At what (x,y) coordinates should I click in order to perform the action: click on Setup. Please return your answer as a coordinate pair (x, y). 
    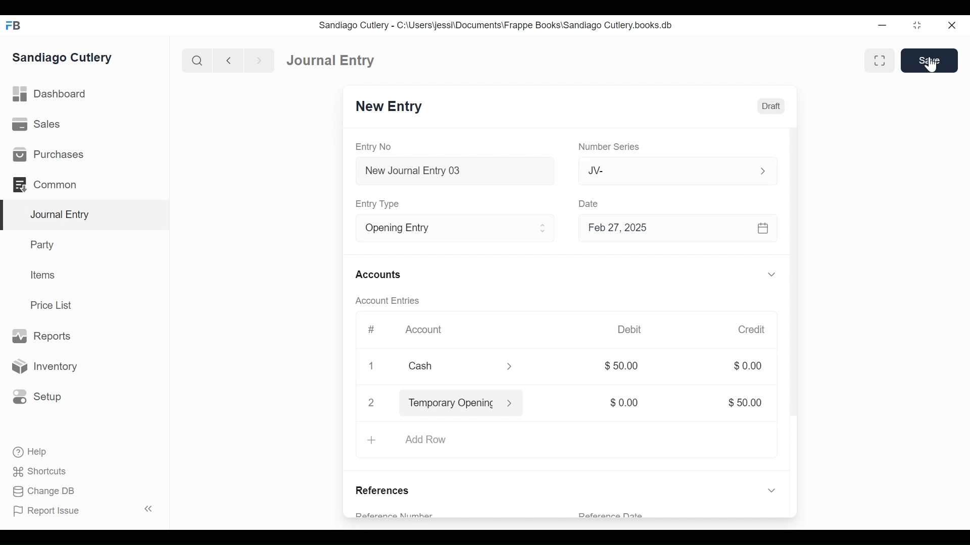
    Looking at the image, I should click on (37, 397).